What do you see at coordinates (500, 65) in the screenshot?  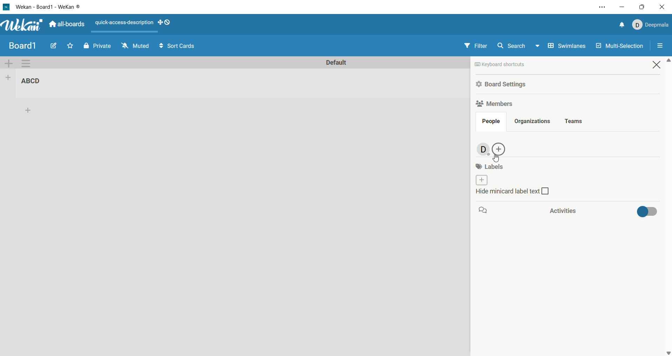 I see `keyboard shortcut` at bounding box center [500, 65].